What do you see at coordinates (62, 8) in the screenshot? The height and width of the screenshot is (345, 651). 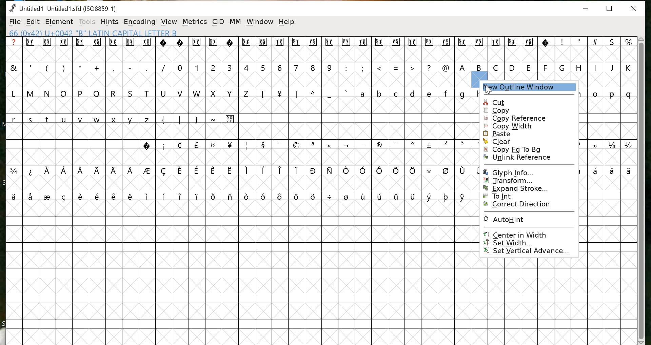 I see `Untitled1 Untitled 1.sfd (1IS08859-1)` at bounding box center [62, 8].